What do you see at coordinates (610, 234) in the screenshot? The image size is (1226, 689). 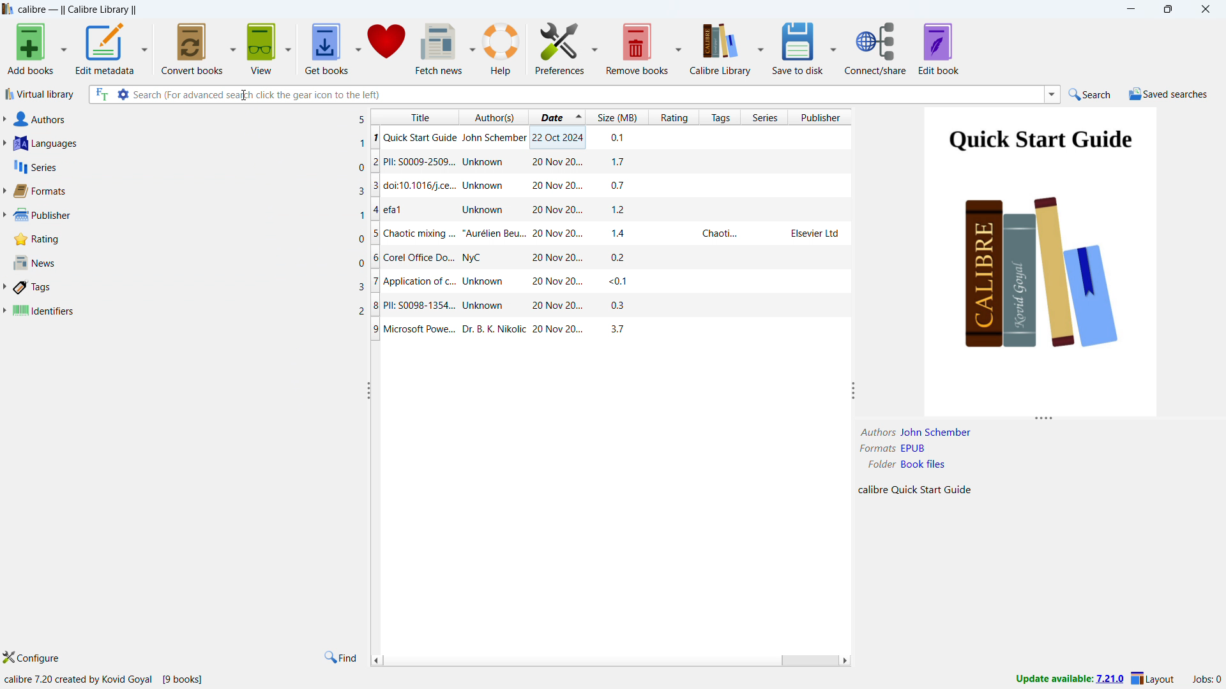 I see `Chaotic mixing ...` at bounding box center [610, 234].